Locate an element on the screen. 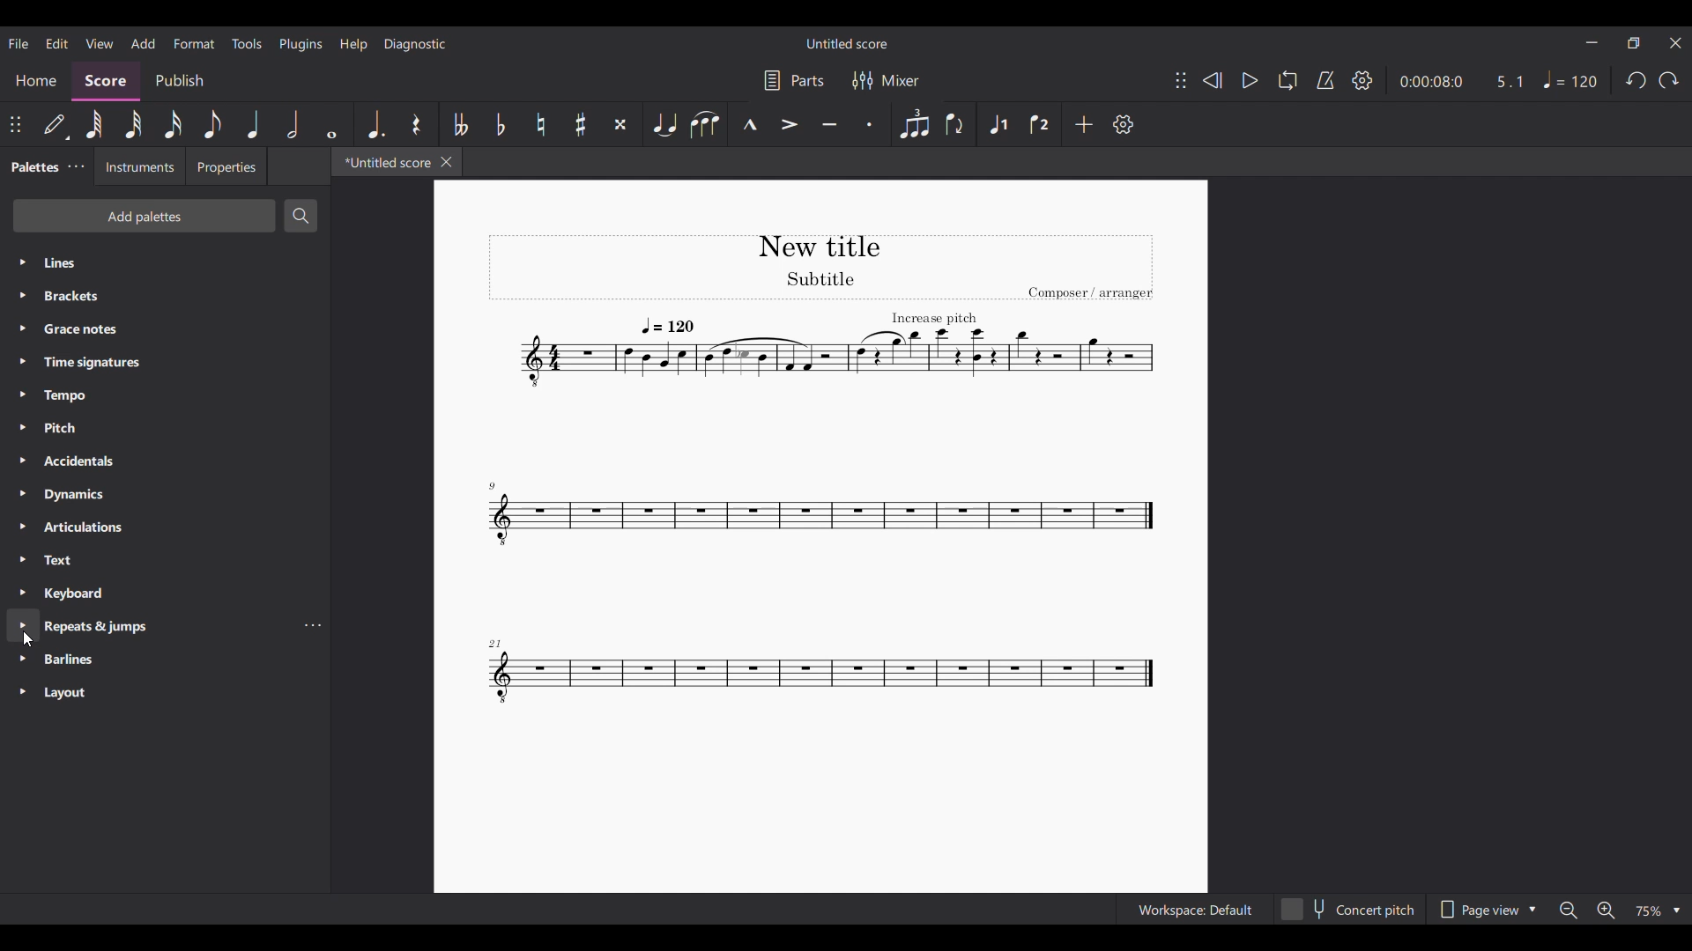 The height and width of the screenshot is (951, 1692). Repeats and jumps settings is located at coordinates (310, 625).